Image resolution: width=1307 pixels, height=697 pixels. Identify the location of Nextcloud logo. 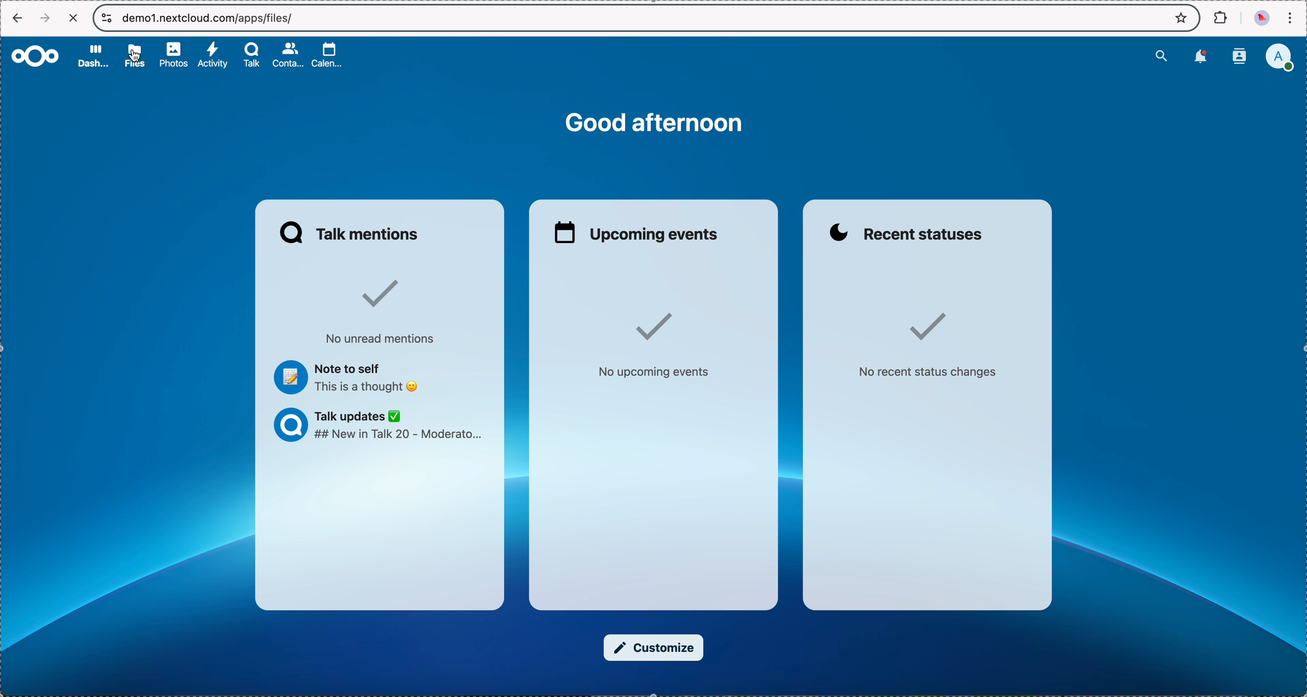
(34, 56).